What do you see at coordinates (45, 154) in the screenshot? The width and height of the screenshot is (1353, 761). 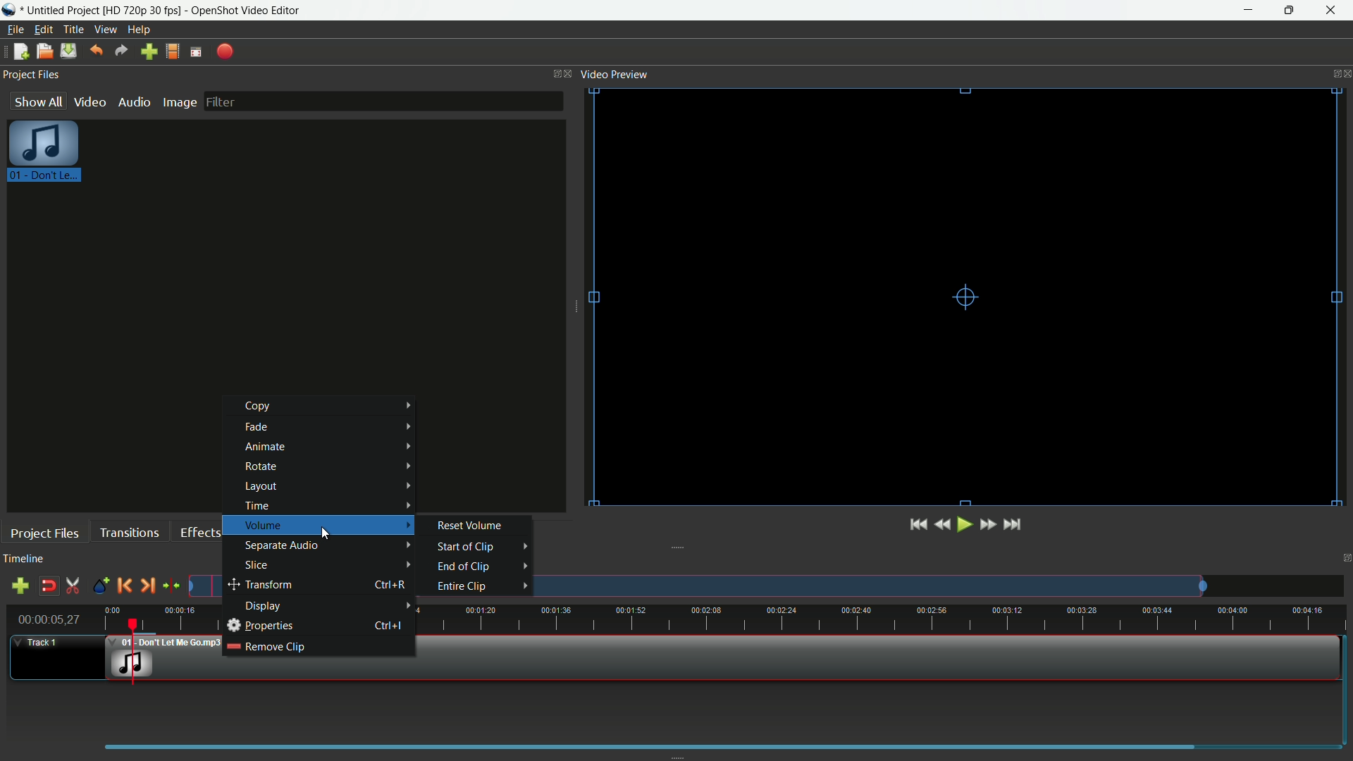 I see `project file` at bounding box center [45, 154].